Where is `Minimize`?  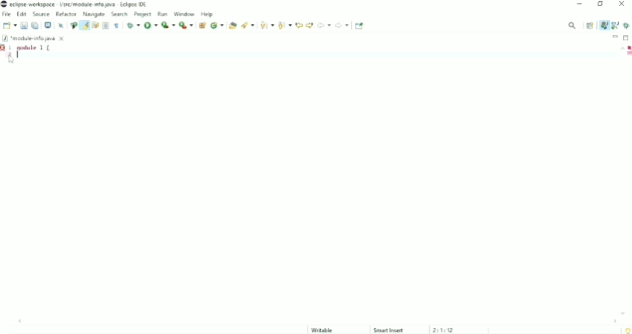
Minimize is located at coordinates (615, 36).